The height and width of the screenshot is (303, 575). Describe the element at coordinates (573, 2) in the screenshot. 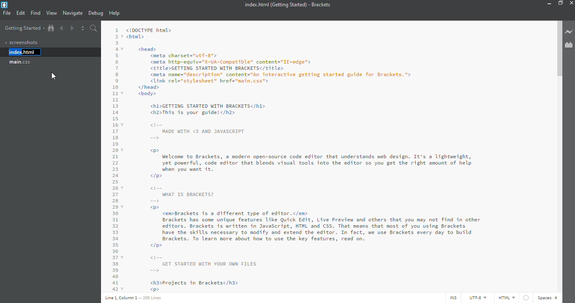

I see `close` at that location.